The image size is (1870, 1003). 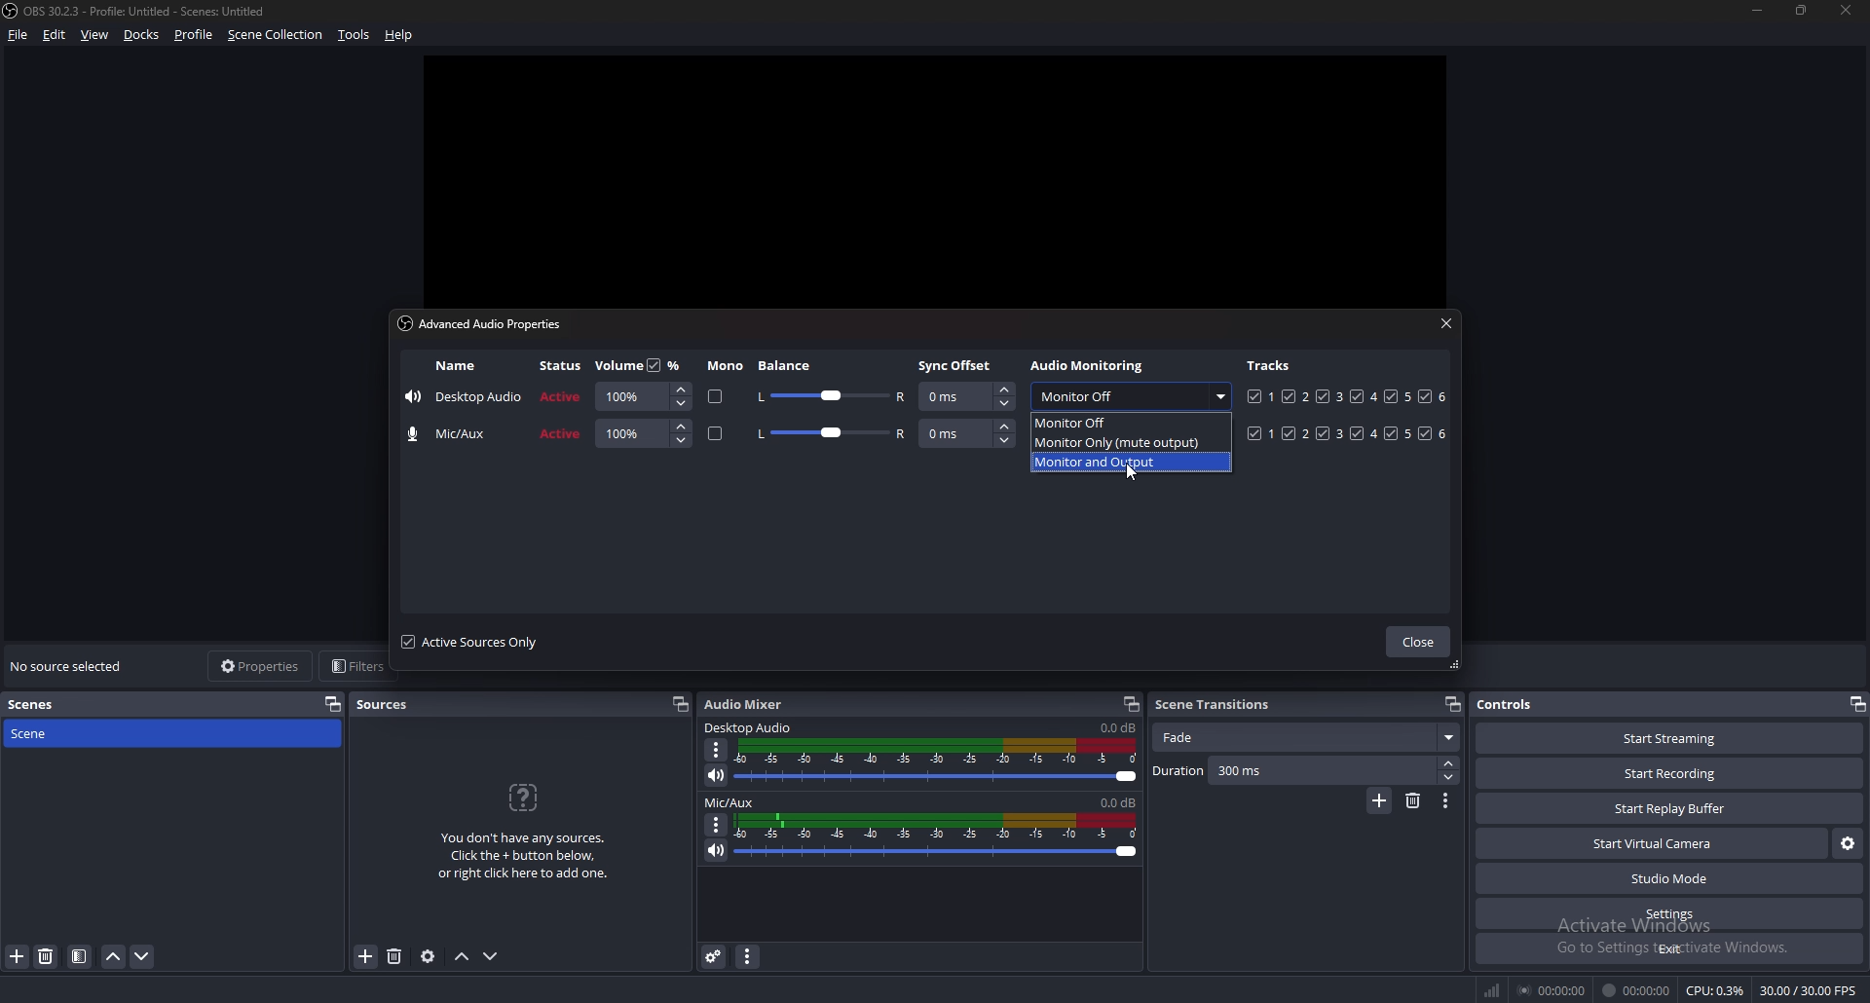 I want to click on obs logo, so click(x=13, y=12).